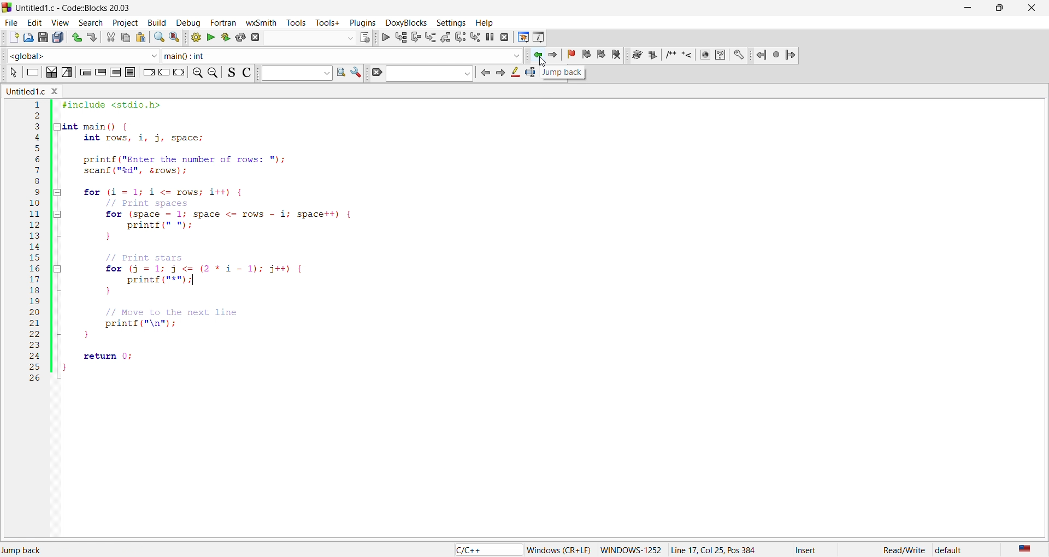 This screenshot has height=557, width=1049. What do you see at coordinates (80, 56) in the screenshot?
I see `function scope` at bounding box center [80, 56].